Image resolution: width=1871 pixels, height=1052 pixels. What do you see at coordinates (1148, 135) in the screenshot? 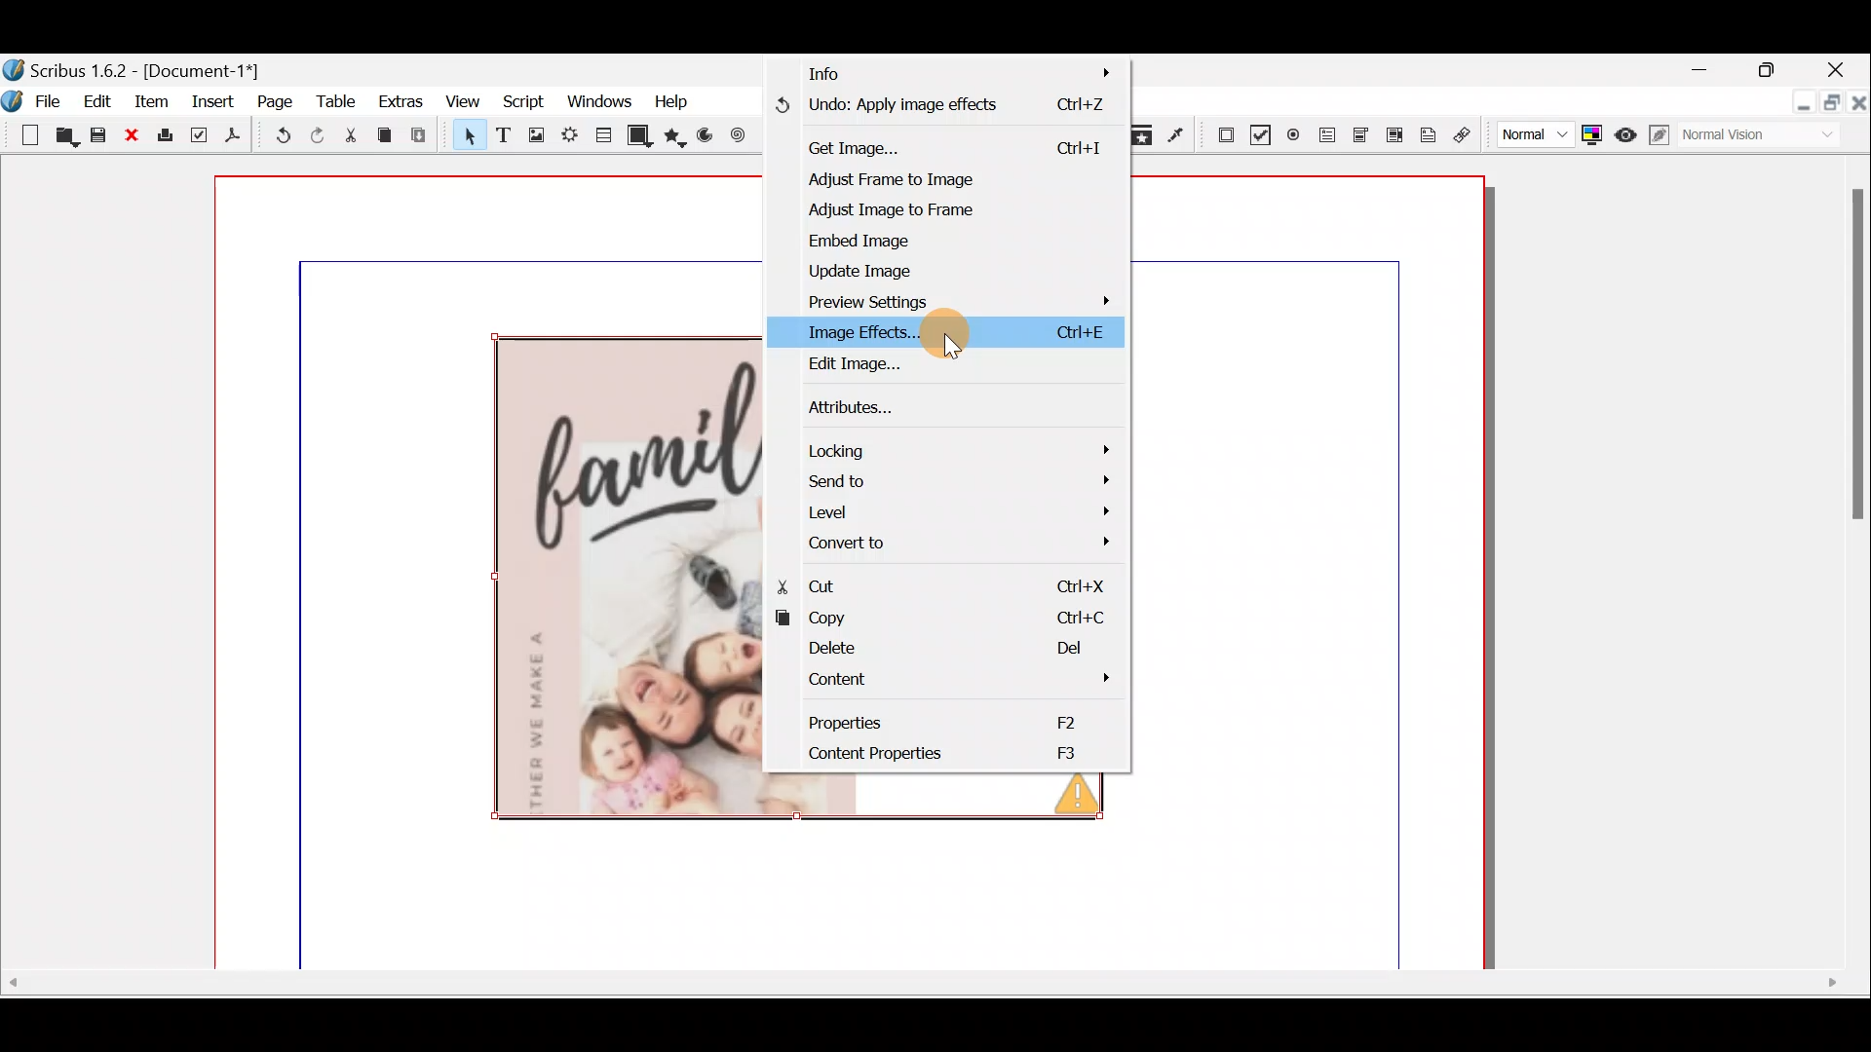
I see `Copy items properties` at bounding box center [1148, 135].